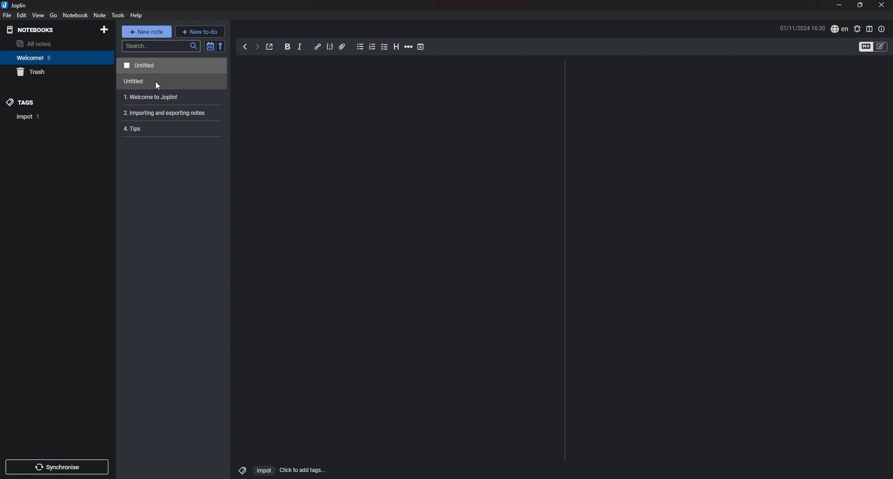 The width and height of the screenshot is (893, 479). What do you see at coordinates (21, 15) in the screenshot?
I see `edit` at bounding box center [21, 15].